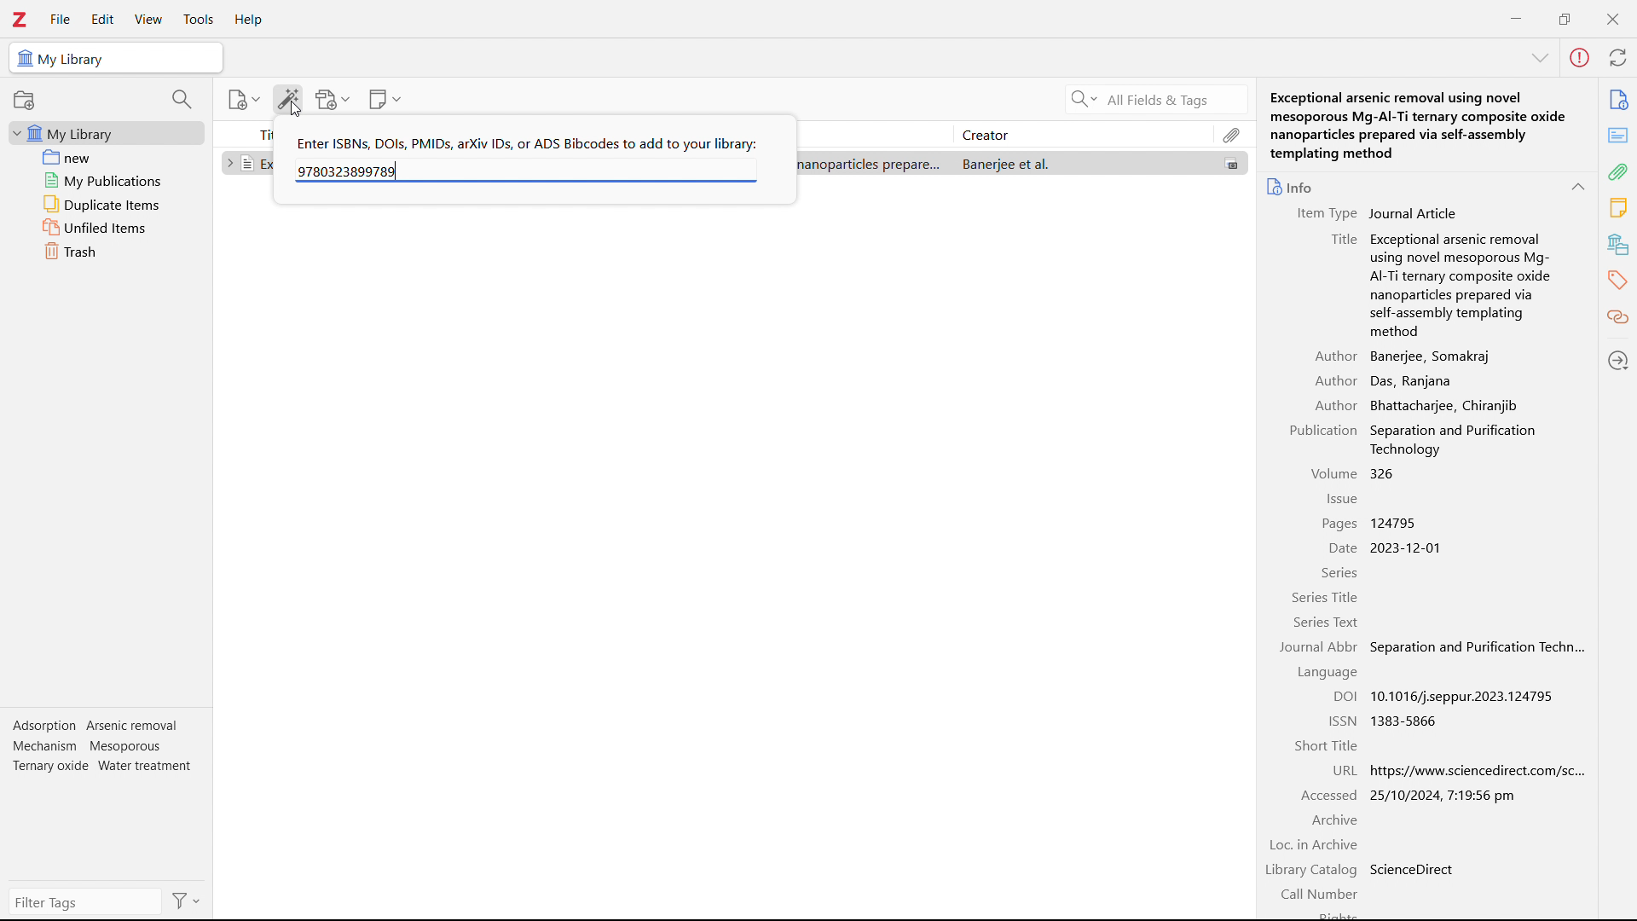  What do you see at coordinates (107, 251) in the screenshot?
I see `trash` at bounding box center [107, 251].